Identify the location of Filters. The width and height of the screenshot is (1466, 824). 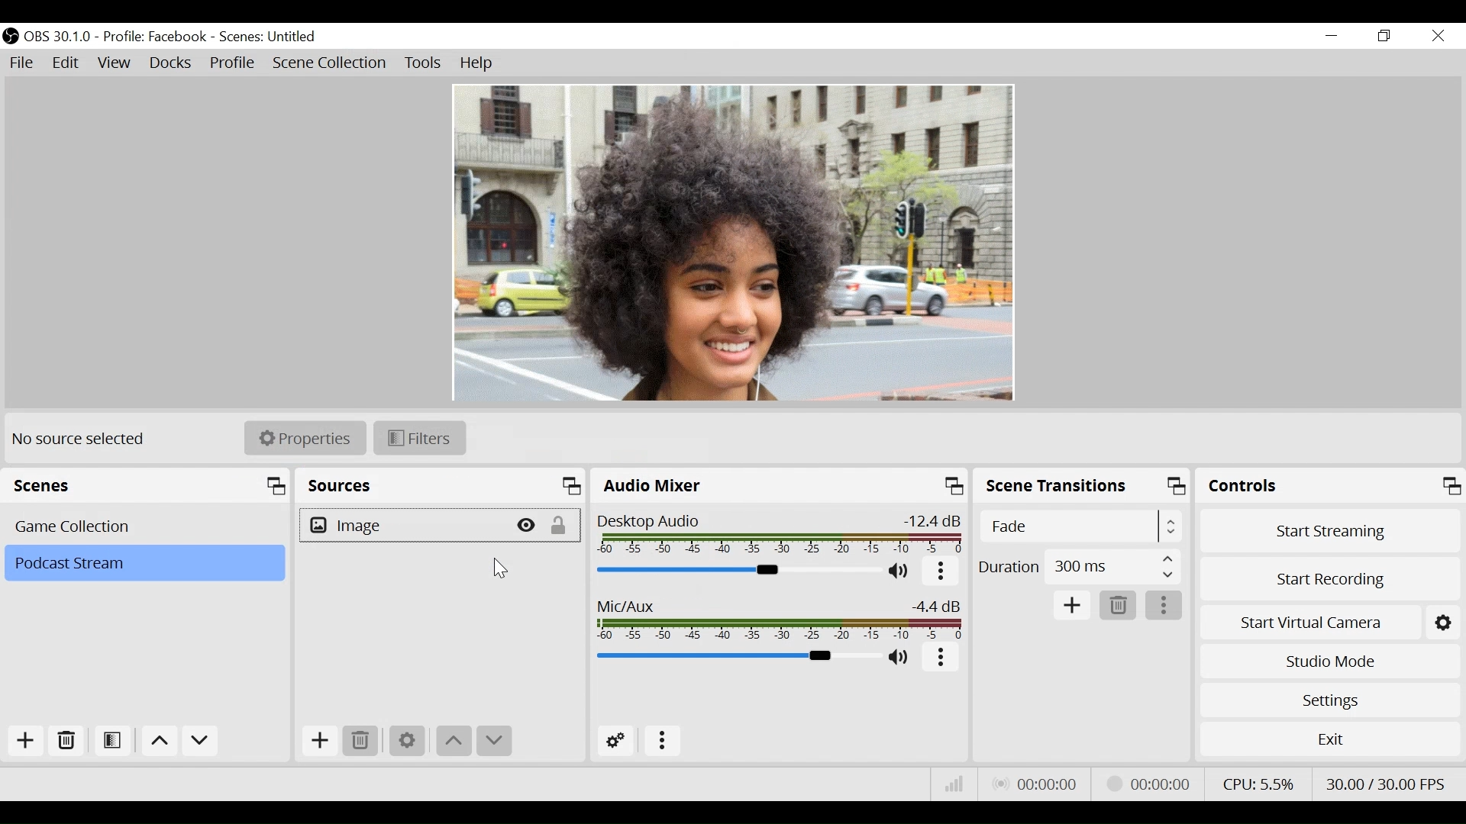
(420, 438).